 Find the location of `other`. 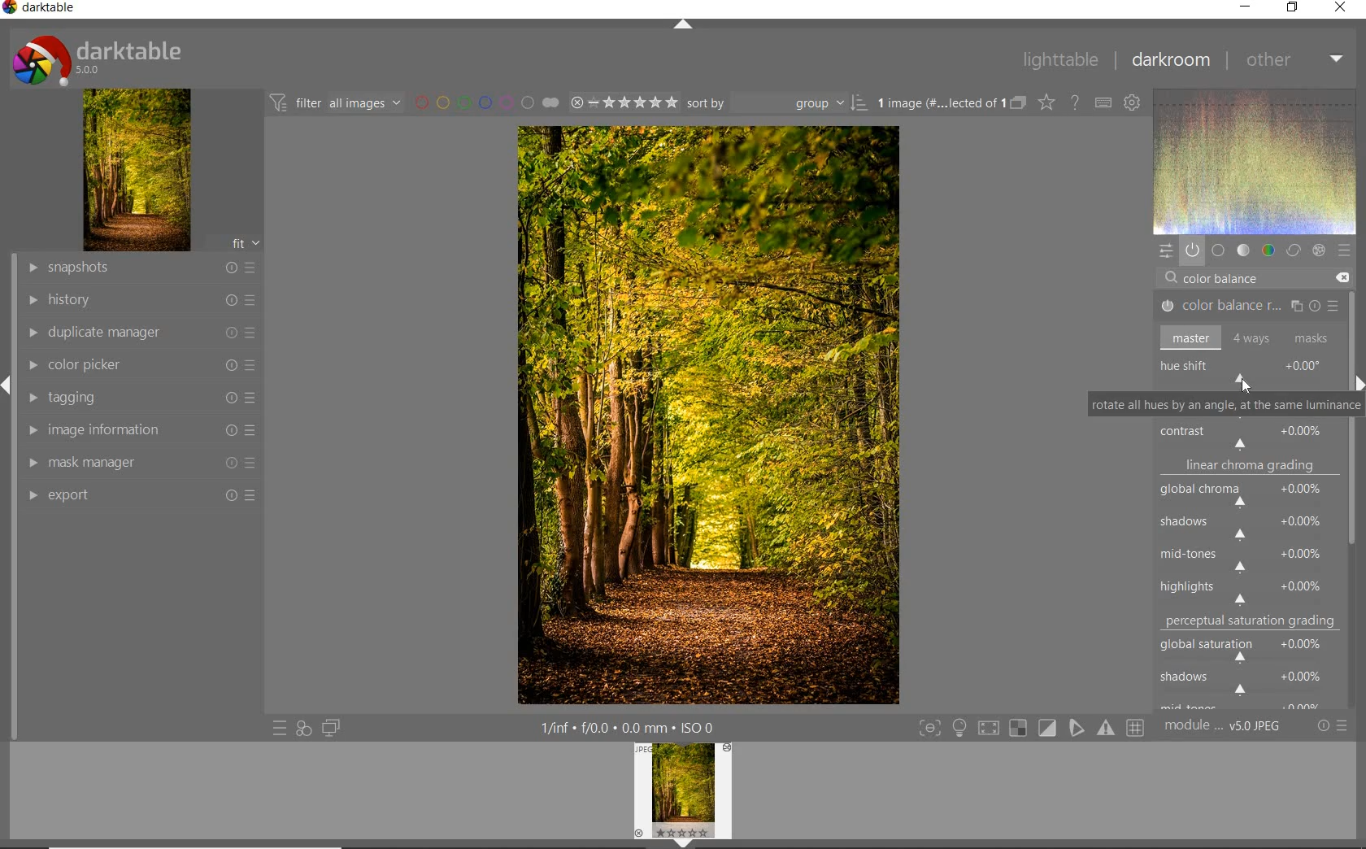

other is located at coordinates (1296, 61).